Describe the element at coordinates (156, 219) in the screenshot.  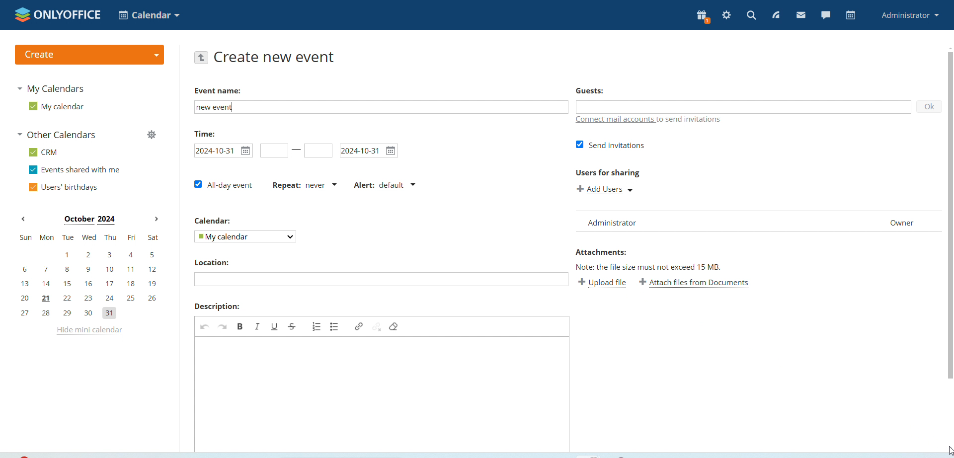
I see `next month` at that location.